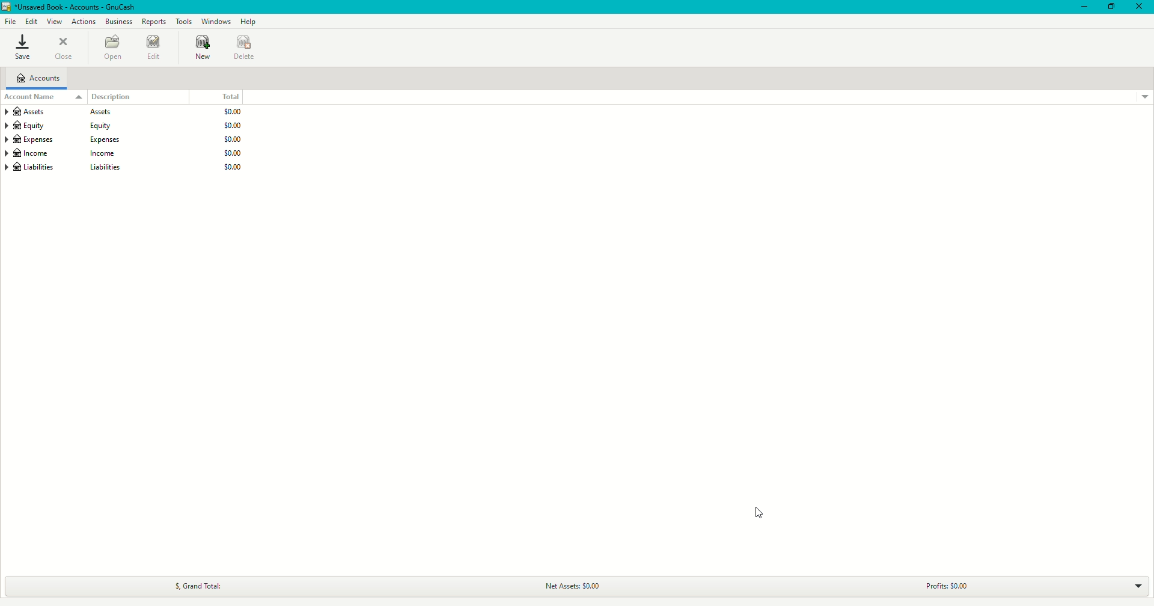  Describe the element at coordinates (11, 22) in the screenshot. I see `File` at that location.